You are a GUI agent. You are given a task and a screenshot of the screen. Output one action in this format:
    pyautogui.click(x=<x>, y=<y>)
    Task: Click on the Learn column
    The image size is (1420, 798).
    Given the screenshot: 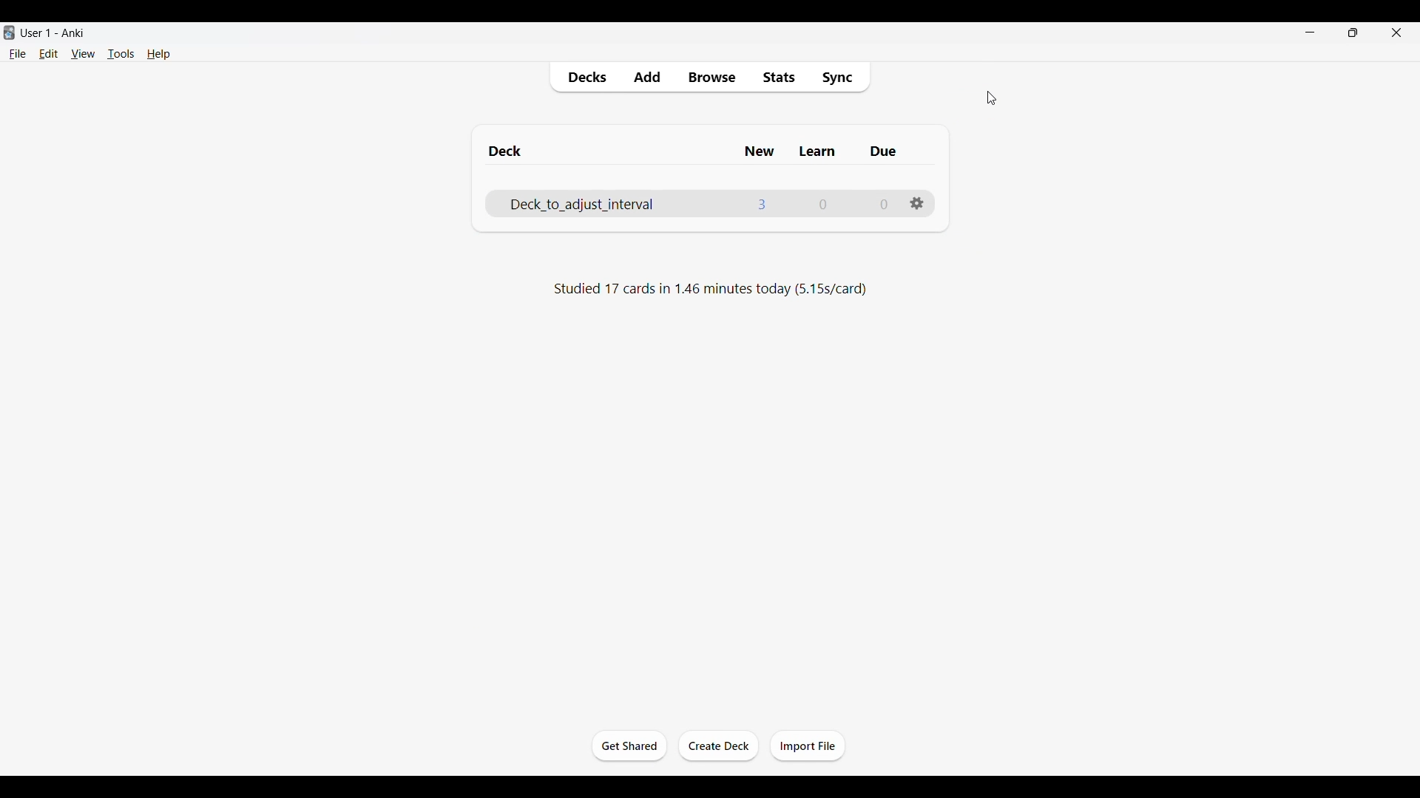 What is the action you would take?
    pyautogui.click(x=817, y=153)
    